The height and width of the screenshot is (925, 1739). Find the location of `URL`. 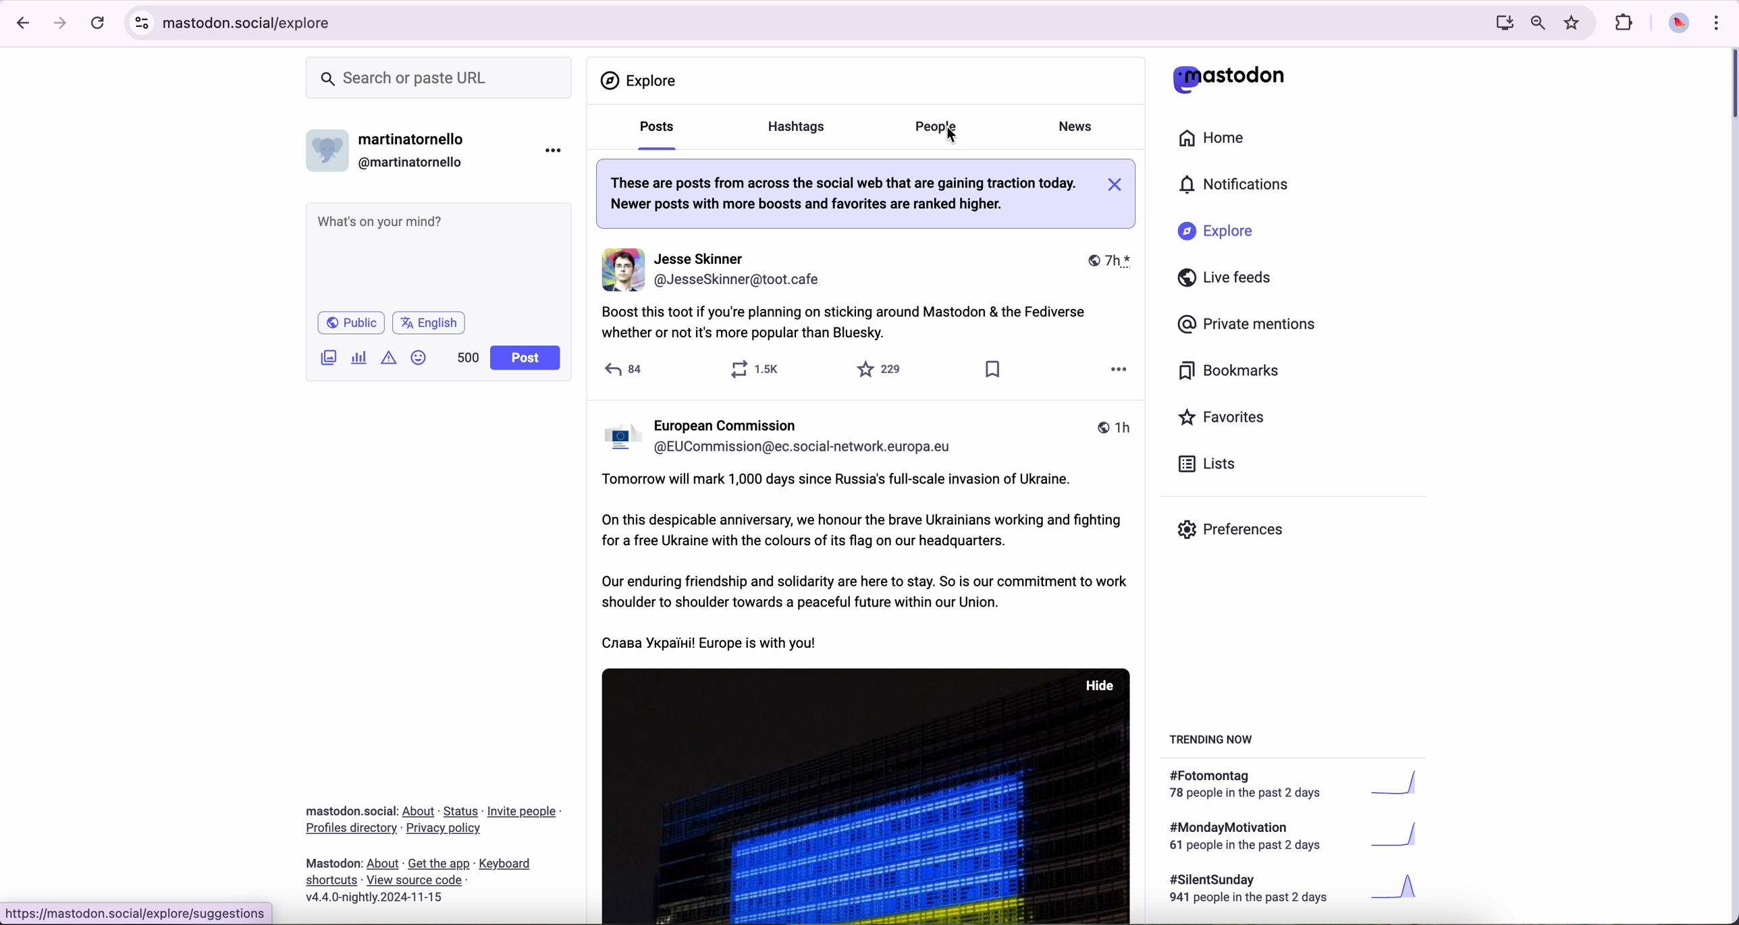

URL is located at coordinates (250, 21).